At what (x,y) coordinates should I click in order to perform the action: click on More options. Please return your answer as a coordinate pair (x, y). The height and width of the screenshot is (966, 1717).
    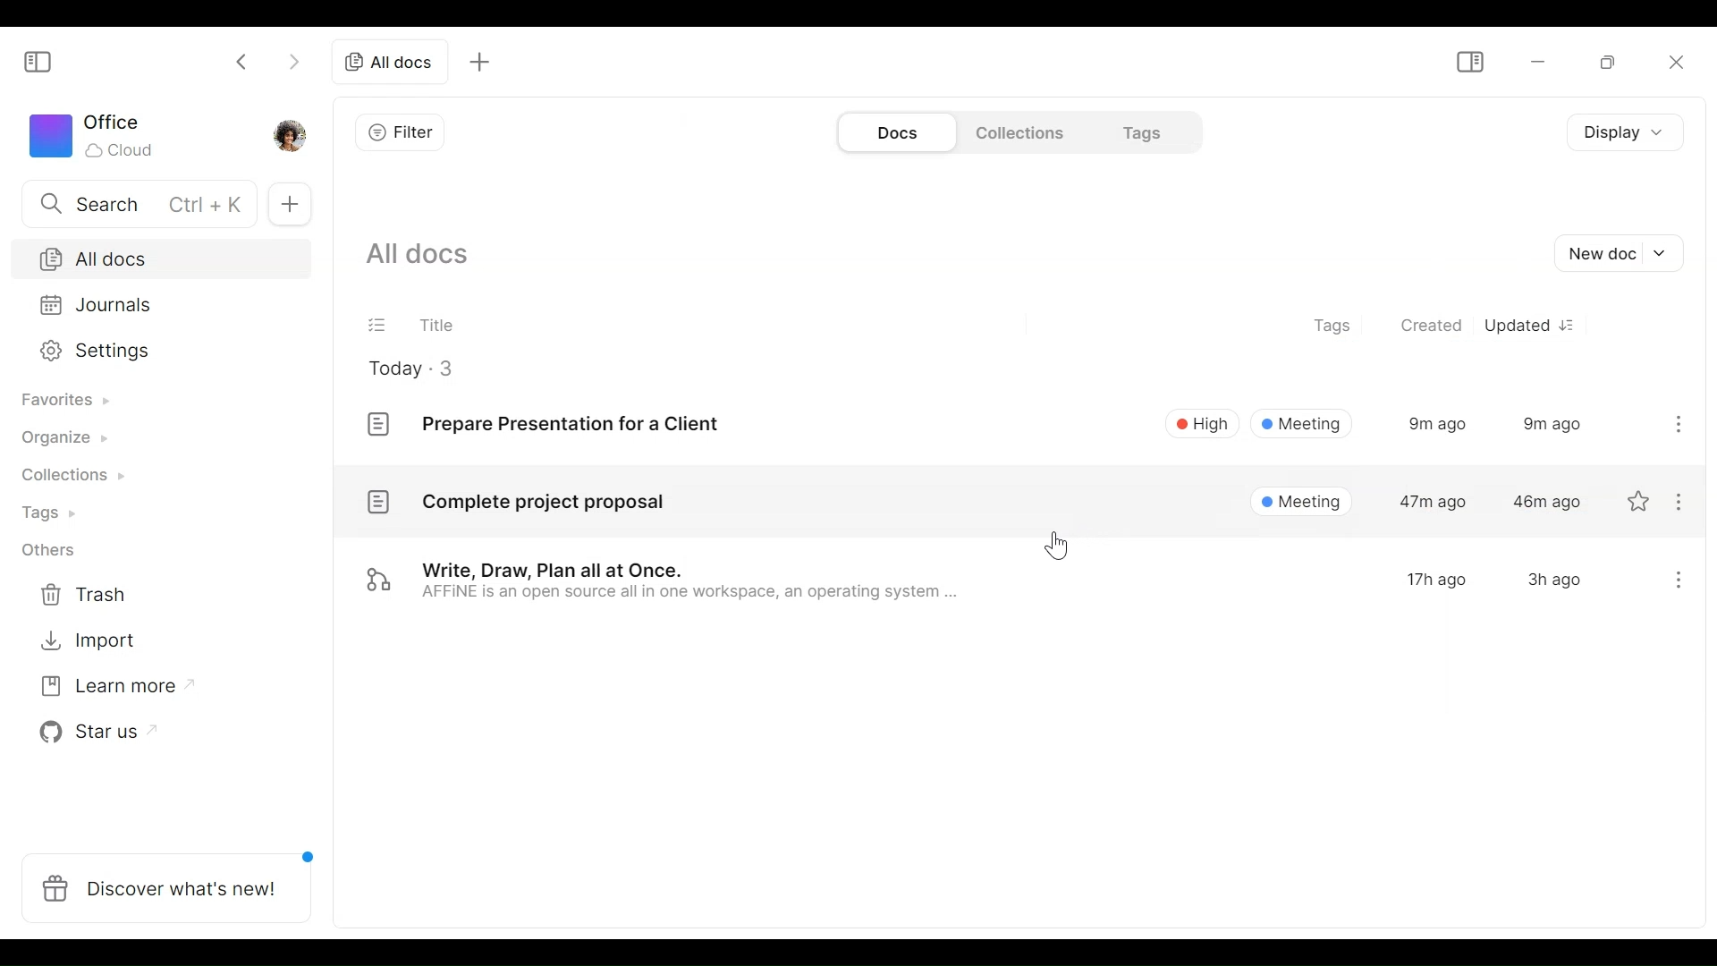
    Looking at the image, I should click on (1675, 424).